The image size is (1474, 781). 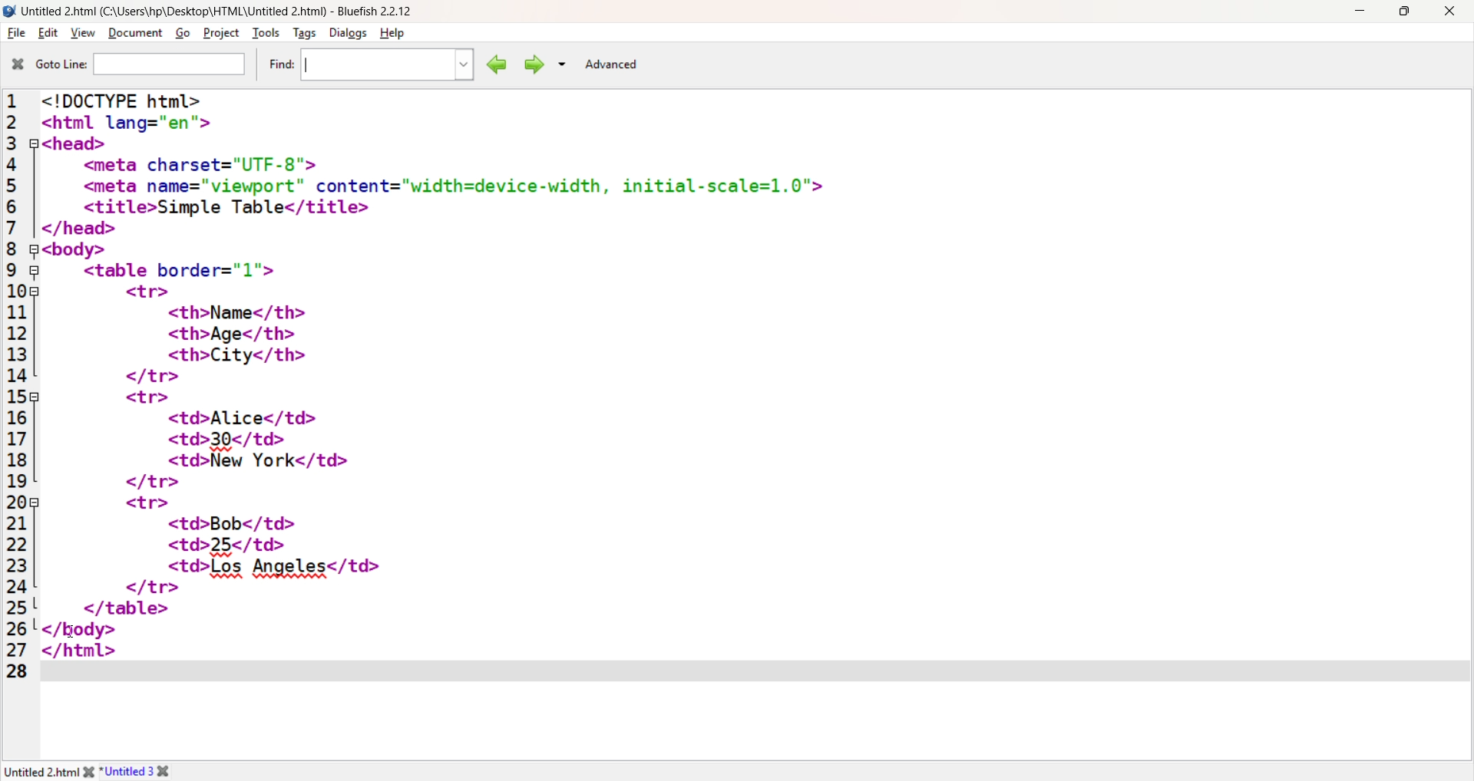 I want to click on Goto Line Search bar, so click(x=170, y=65).